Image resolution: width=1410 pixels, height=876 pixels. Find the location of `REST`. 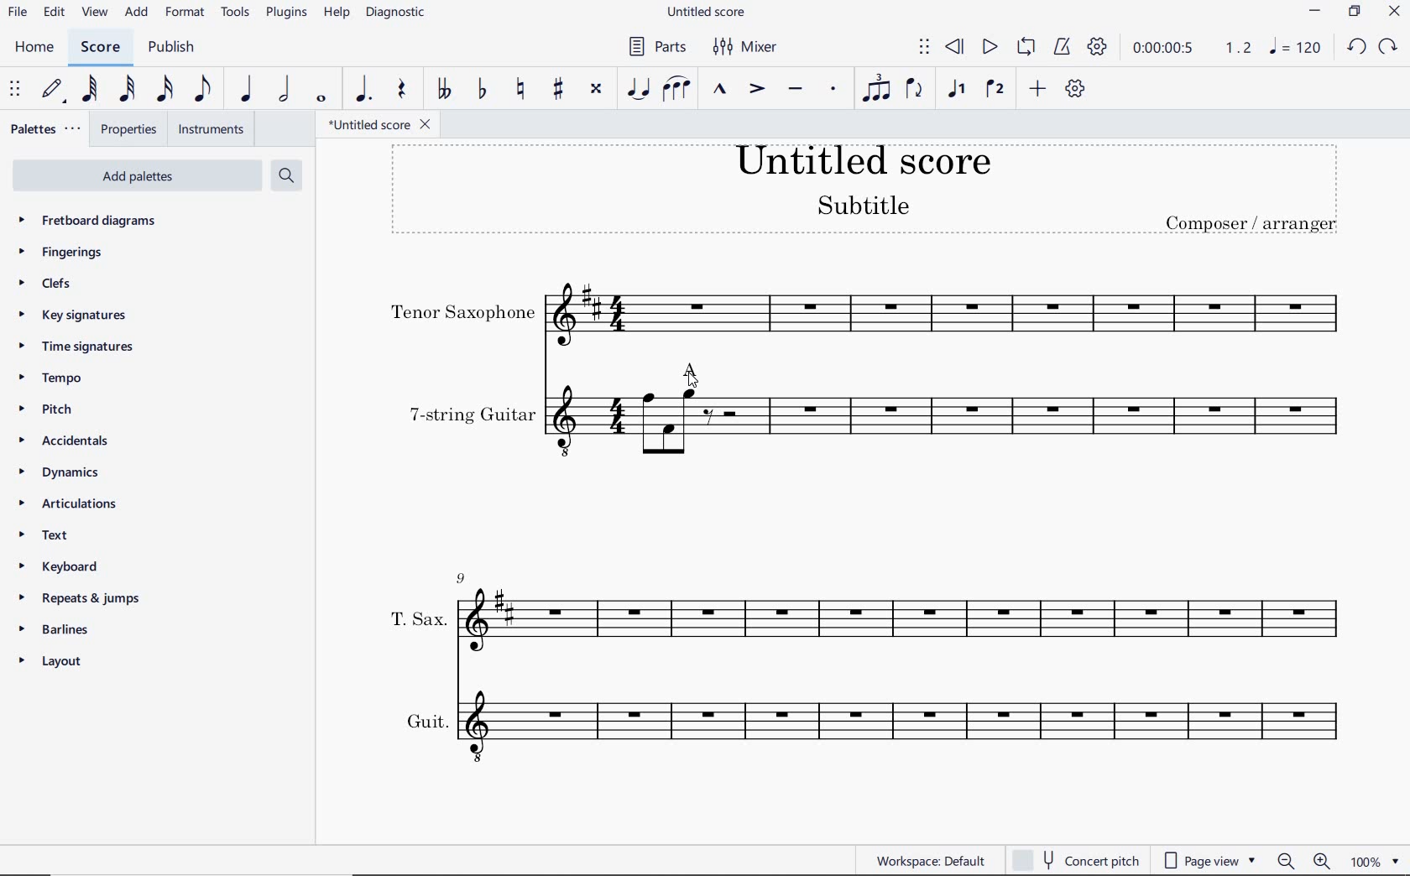

REST is located at coordinates (405, 89).